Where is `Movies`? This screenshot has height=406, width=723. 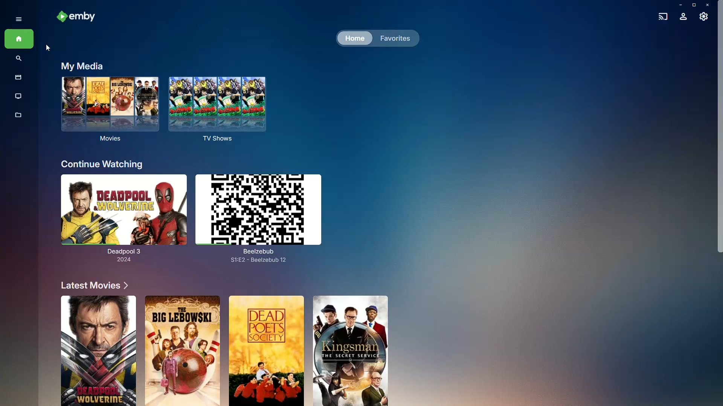 Movies is located at coordinates (17, 78).